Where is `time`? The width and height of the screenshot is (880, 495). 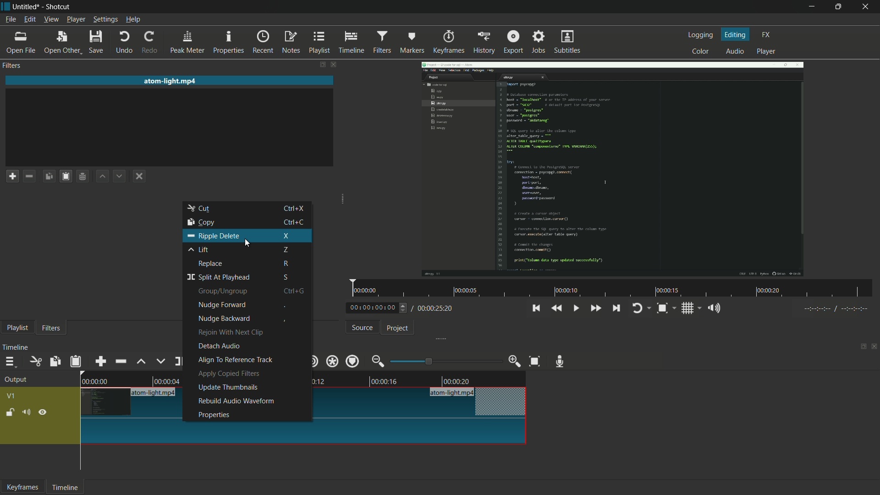
time is located at coordinates (611, 287).